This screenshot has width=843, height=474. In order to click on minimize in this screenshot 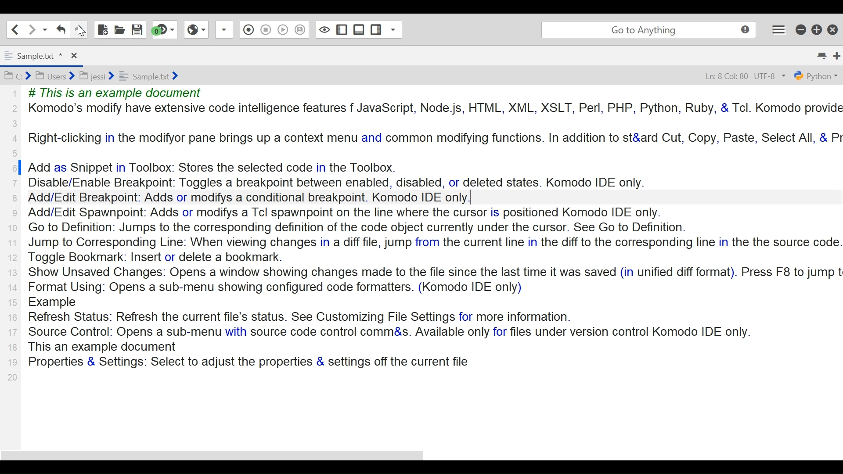, I will do `click(802, 29)`.